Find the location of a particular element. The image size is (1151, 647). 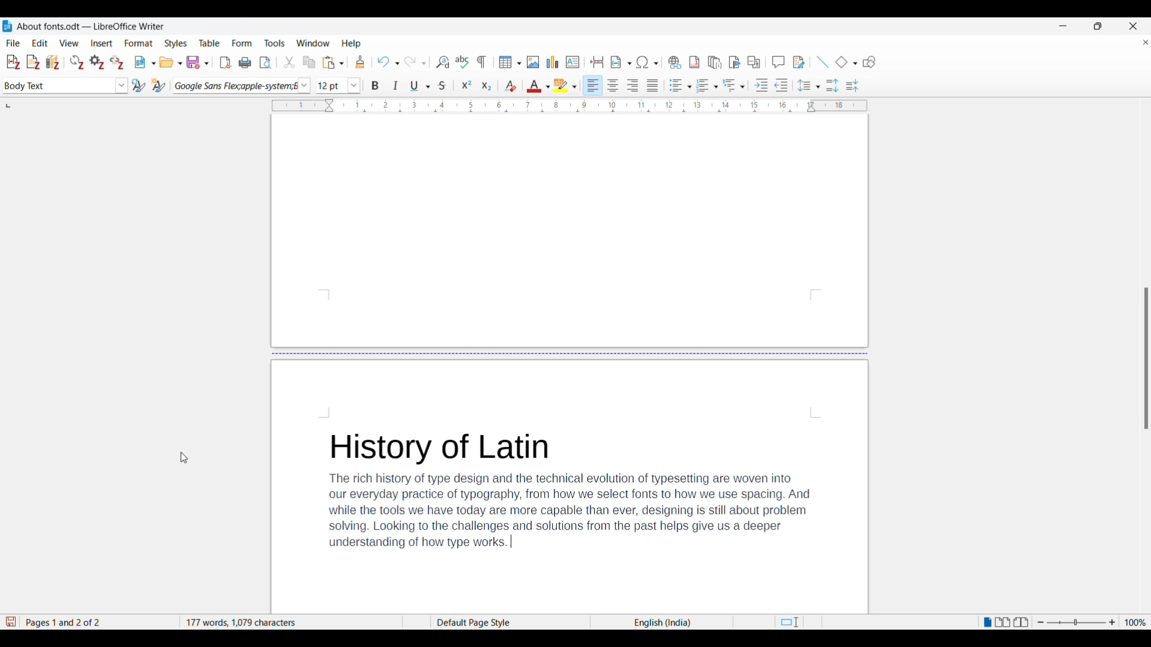

Show interface in a smaller tab is located at coordinates (1098, 26).